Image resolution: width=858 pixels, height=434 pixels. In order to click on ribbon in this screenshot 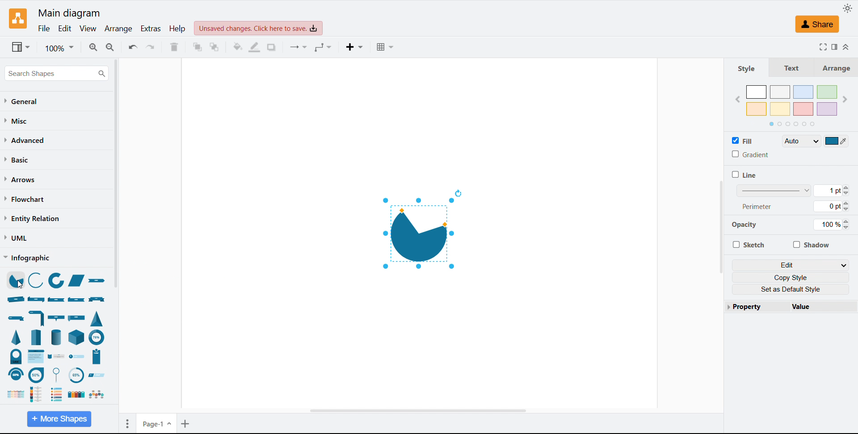, I will do `click(99, 281)`.